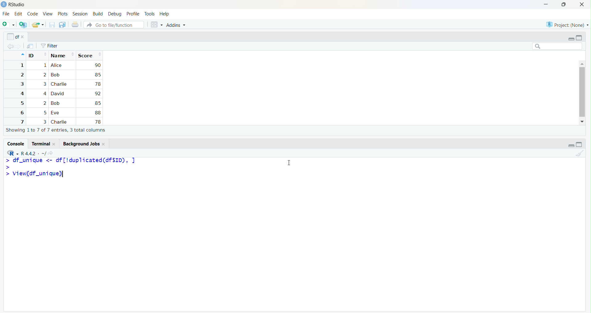 This screenshot has height=313, width=591. Describe the element at coordinates (98, 112) in the screenshot. I see `88` at that location.